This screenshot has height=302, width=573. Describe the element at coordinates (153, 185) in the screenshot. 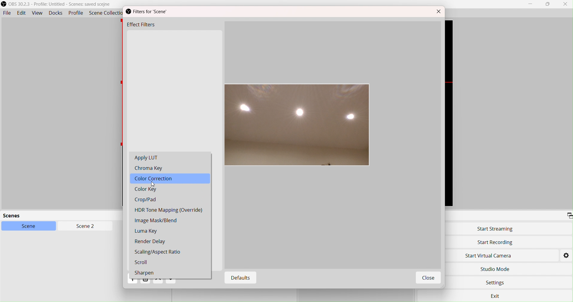

I see `cursor` at that location.